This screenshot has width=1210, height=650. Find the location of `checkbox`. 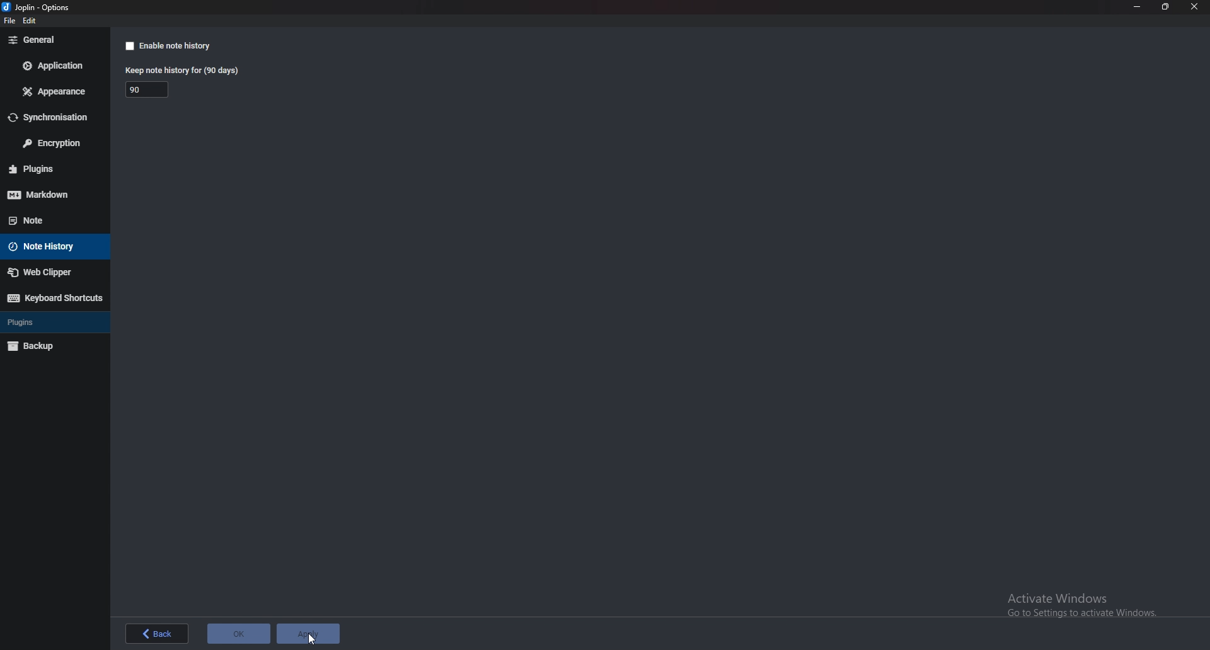

checkbox is located at coordinates (129, 47).